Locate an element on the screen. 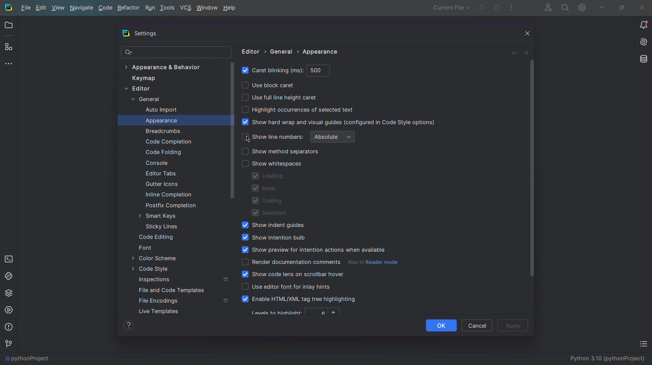  OK is located at coordinates (440, 325).